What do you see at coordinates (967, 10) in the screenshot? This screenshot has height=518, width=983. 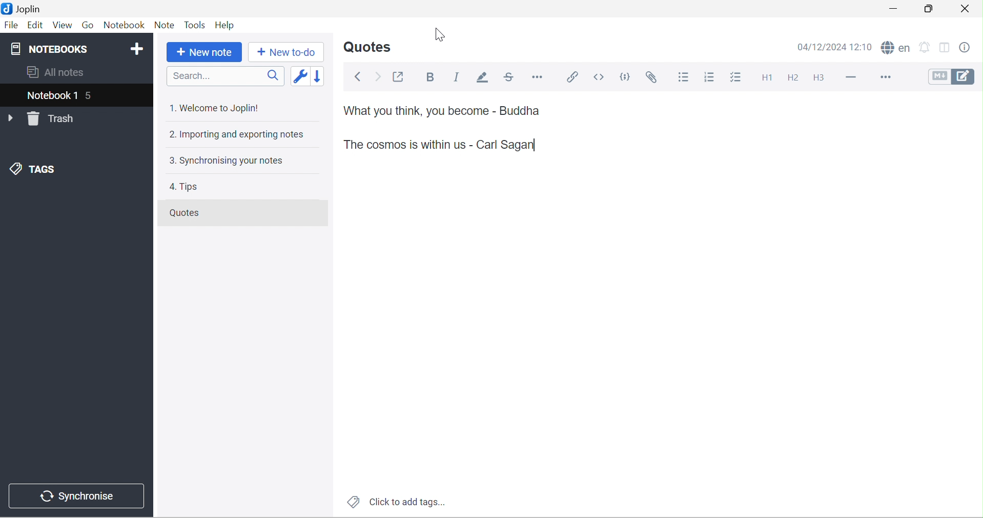 I see `Close` at bounding box center [967, 10].